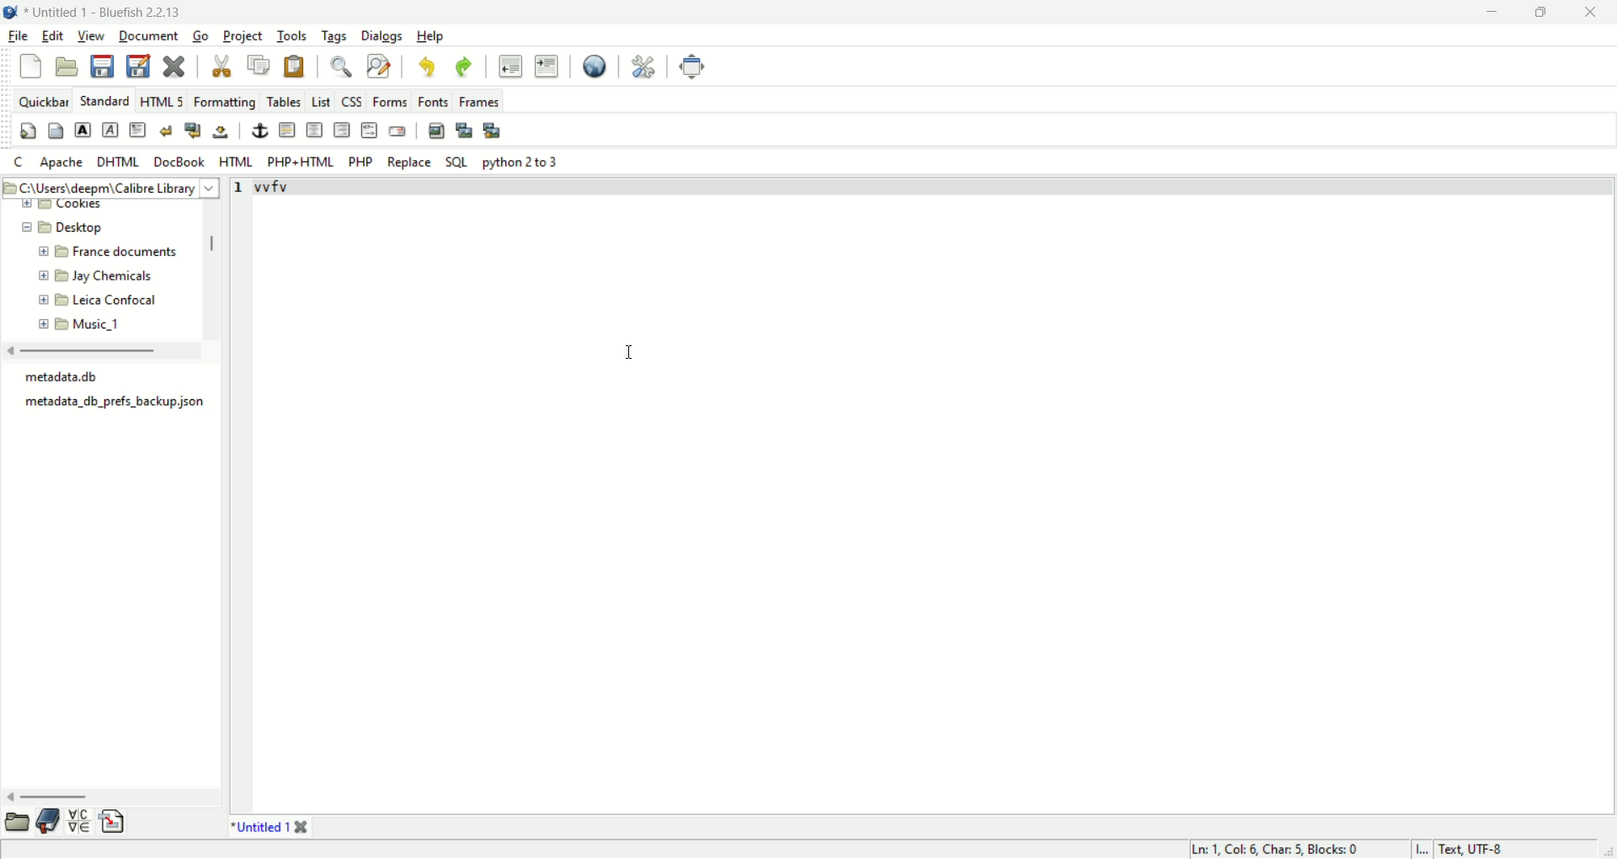 Image resolution: width=1617 pixels, height=859 pixels. I want to click on insert thumbnail, so click(466, 130).